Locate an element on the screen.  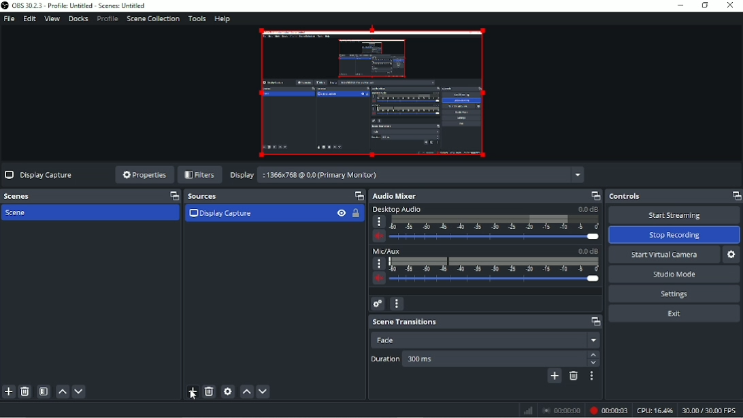
Transition properties is located at coordinates (592, 376).